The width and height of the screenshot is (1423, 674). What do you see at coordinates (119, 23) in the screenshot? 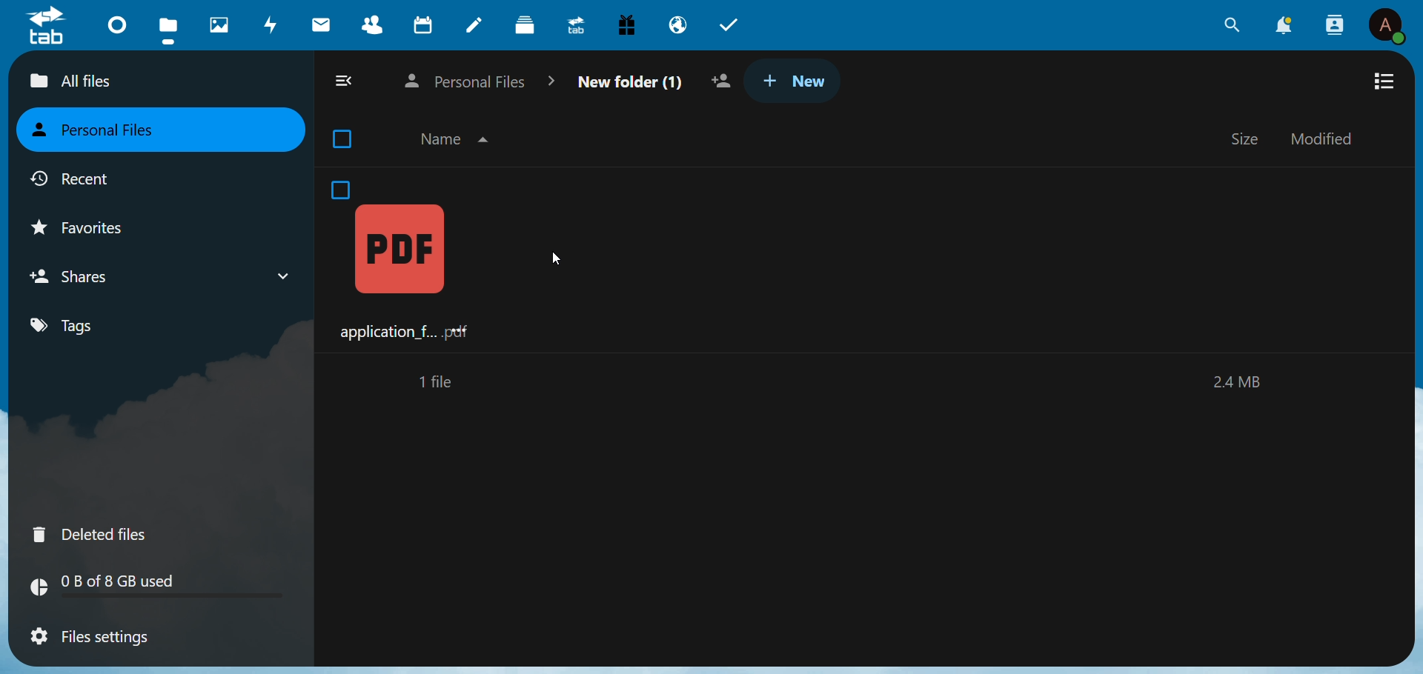
I see `dashboard` at bounding box center [119, 23].